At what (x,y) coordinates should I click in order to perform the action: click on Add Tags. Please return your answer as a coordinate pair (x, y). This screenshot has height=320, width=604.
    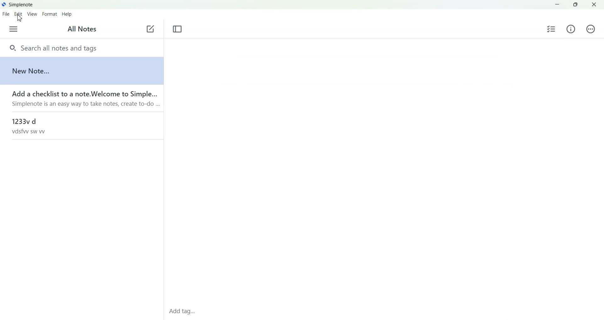
    Looking at the image, I should click on (184, 312).